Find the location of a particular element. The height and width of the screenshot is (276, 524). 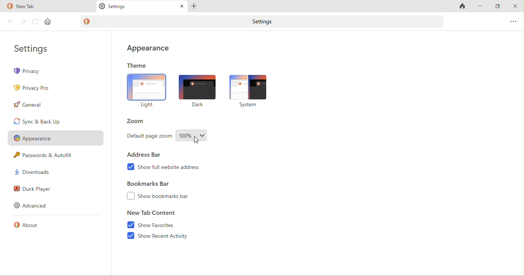

enable checkbox is located at coordinates (130, 166).